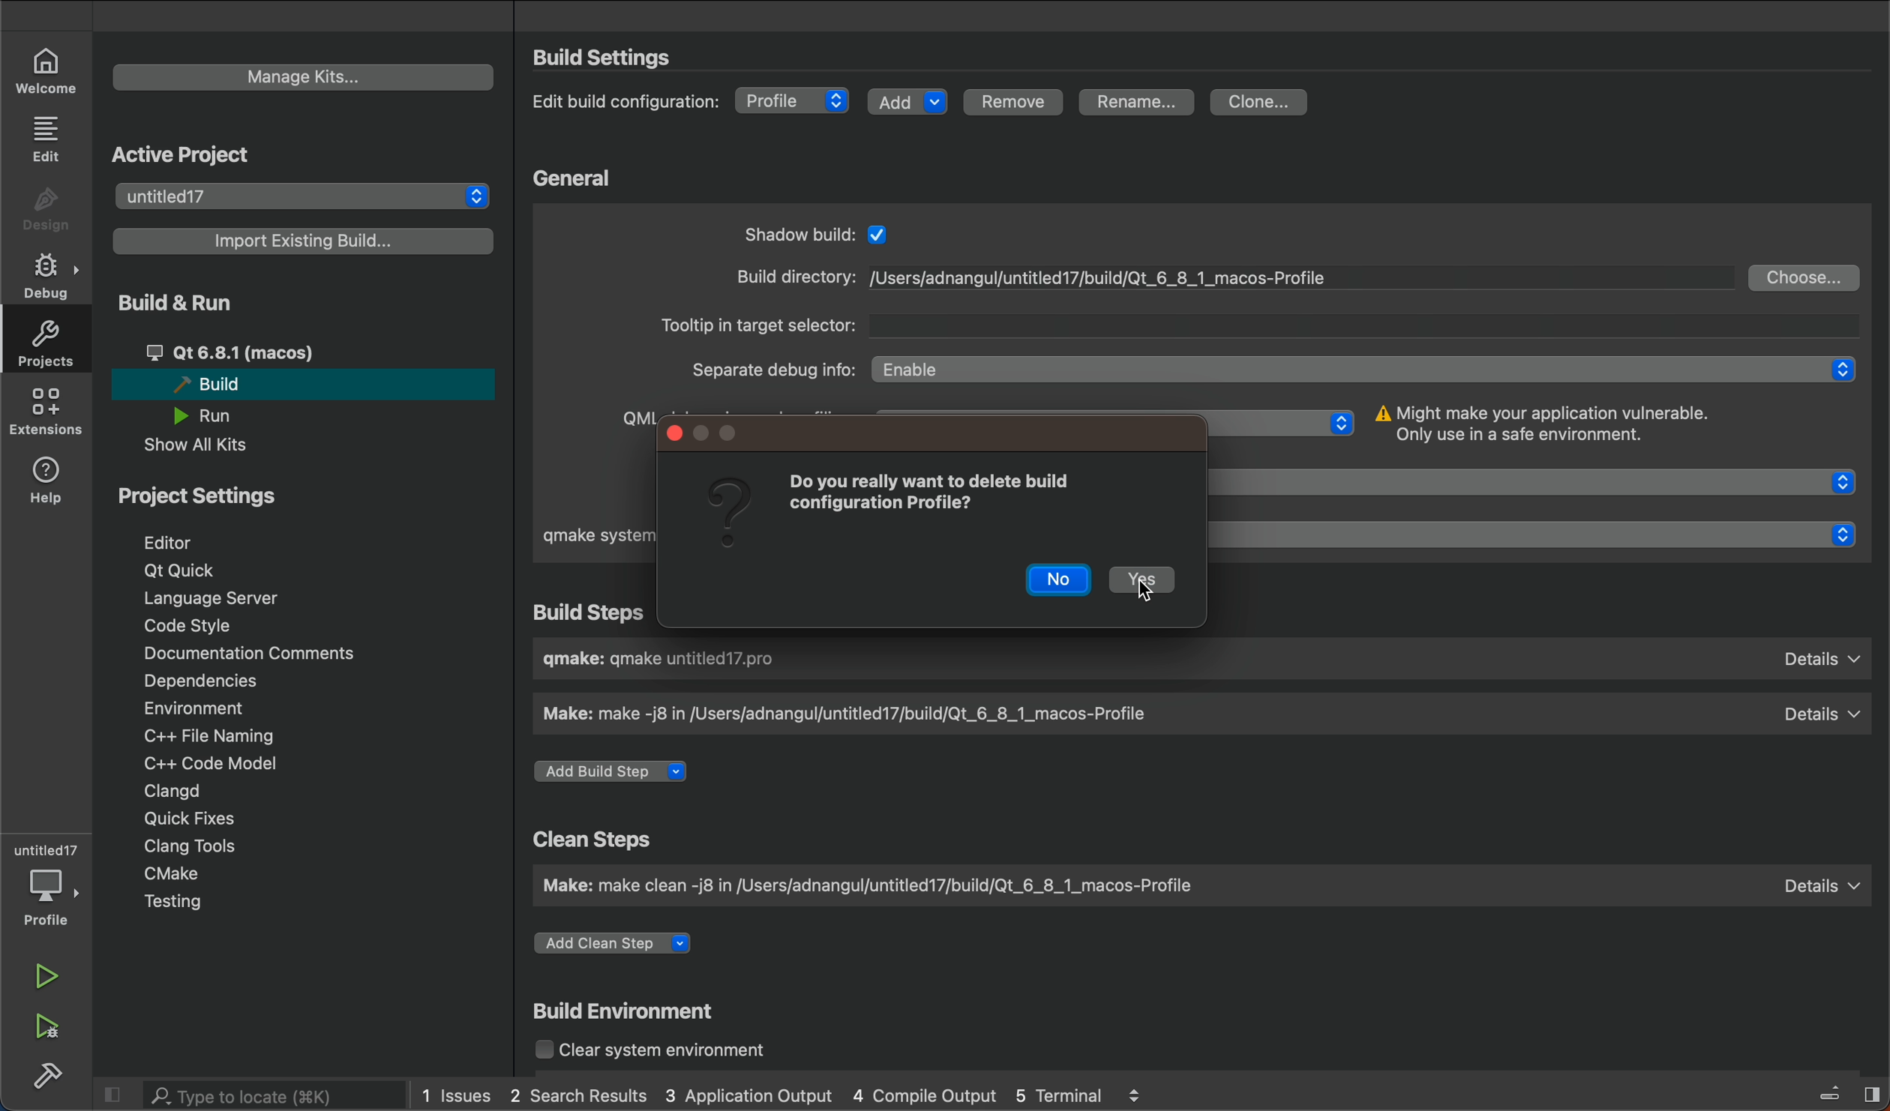 Image resolution: width=1890 pixels, height=1111 pixels. Describe the element at coordinates (663, 661) in the screenshot. I see `build name` at that location.